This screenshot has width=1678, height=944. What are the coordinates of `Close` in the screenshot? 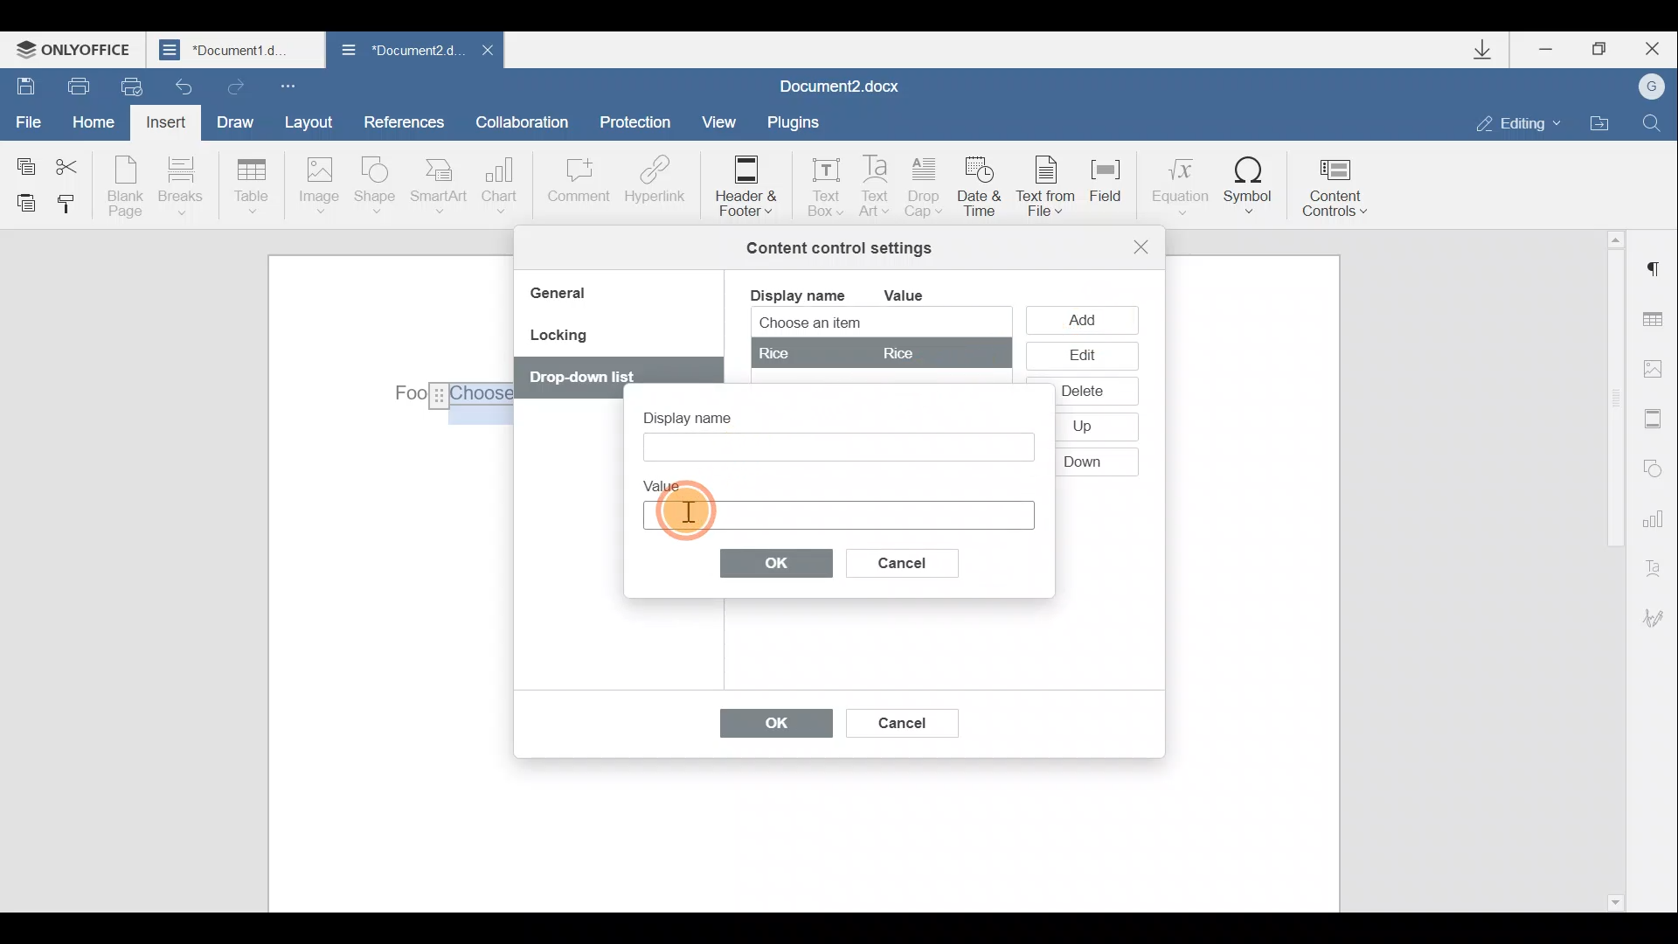 It's located at (486, 55).